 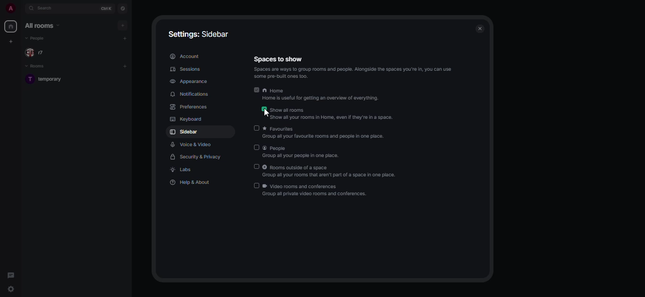 I want to click on help & about, so click(x=189, y=183).